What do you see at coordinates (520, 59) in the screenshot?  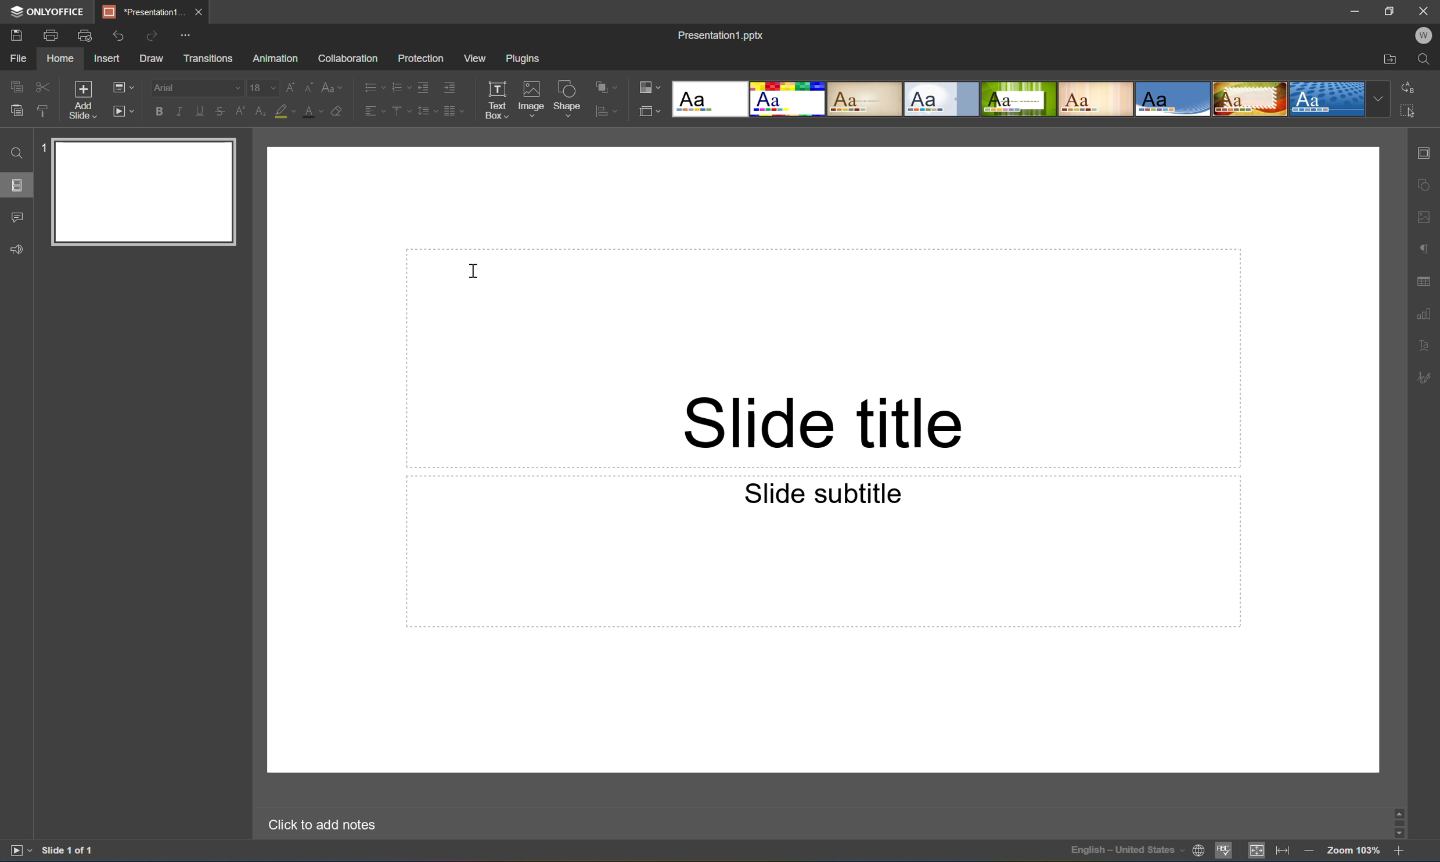 I see `Plugins` at bounding box center [520, 59].